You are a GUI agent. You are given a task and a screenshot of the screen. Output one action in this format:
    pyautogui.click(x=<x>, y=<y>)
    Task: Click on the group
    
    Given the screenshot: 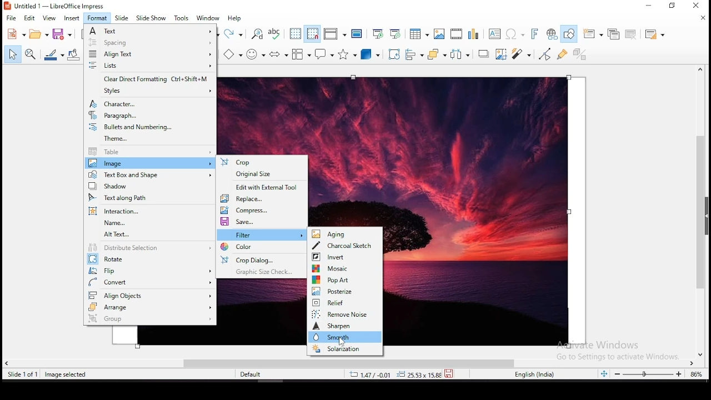 What is the action you would take?
    pyautogui.click(x=151, y=319)
    